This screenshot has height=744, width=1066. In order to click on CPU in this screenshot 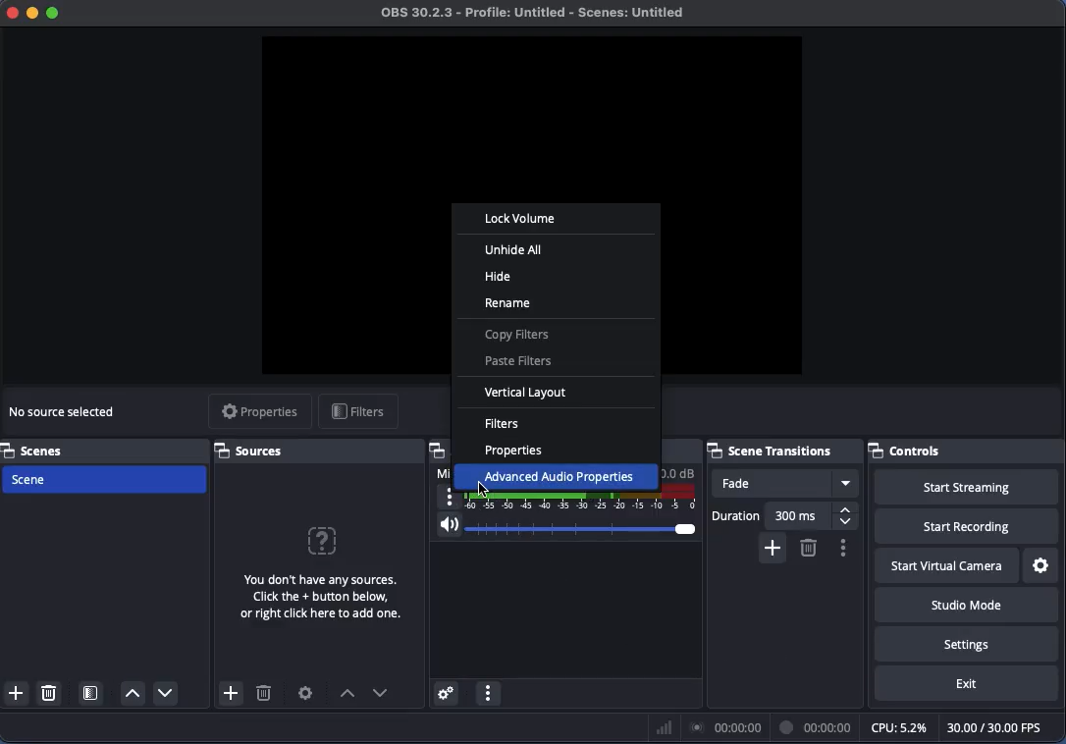, I will do `click(897, 726)`.